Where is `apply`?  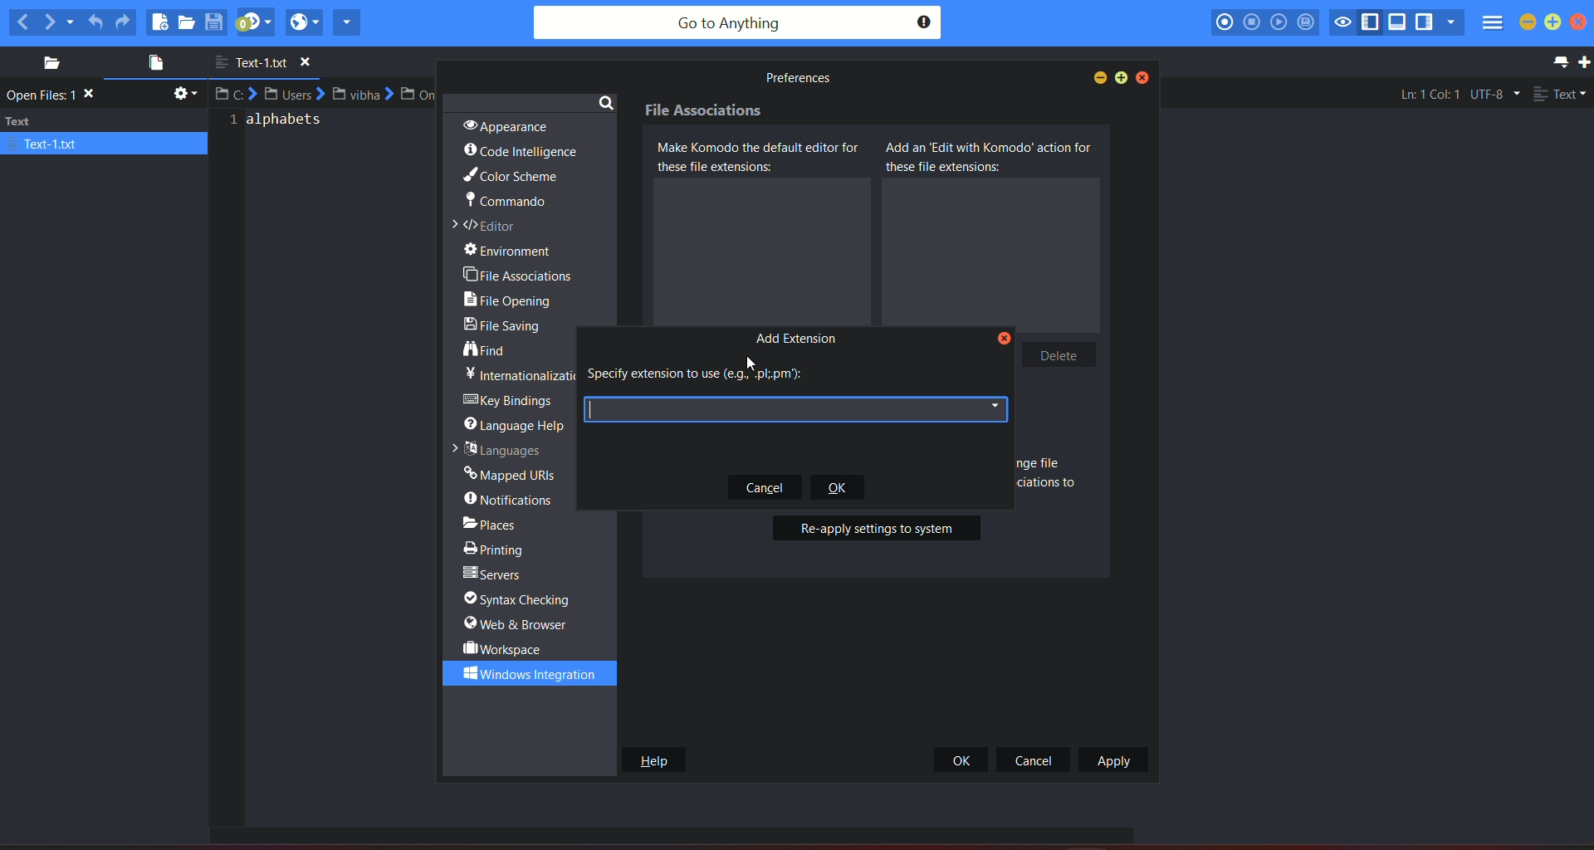 apply is located at coordinates (1112, 760).